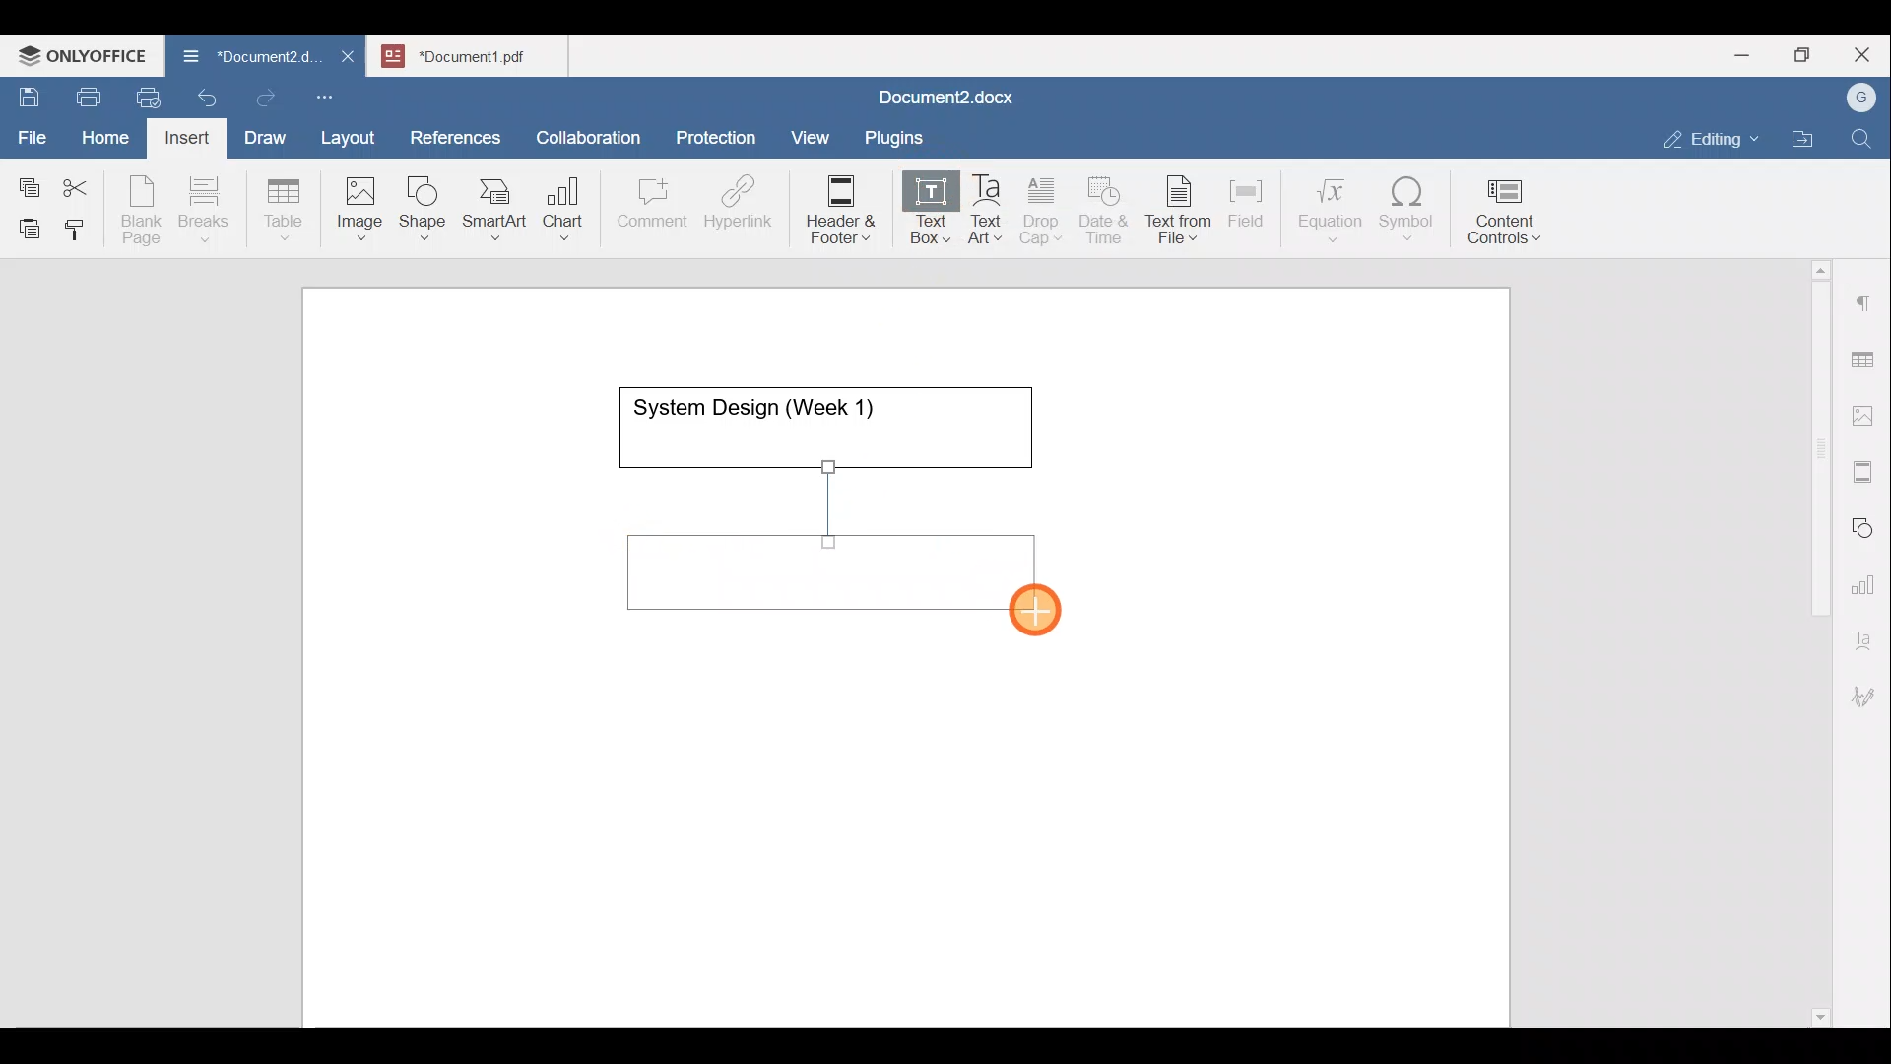  Describe the element at coordinates (143, 95) in the screenshot. I see `Quick print` at that location.